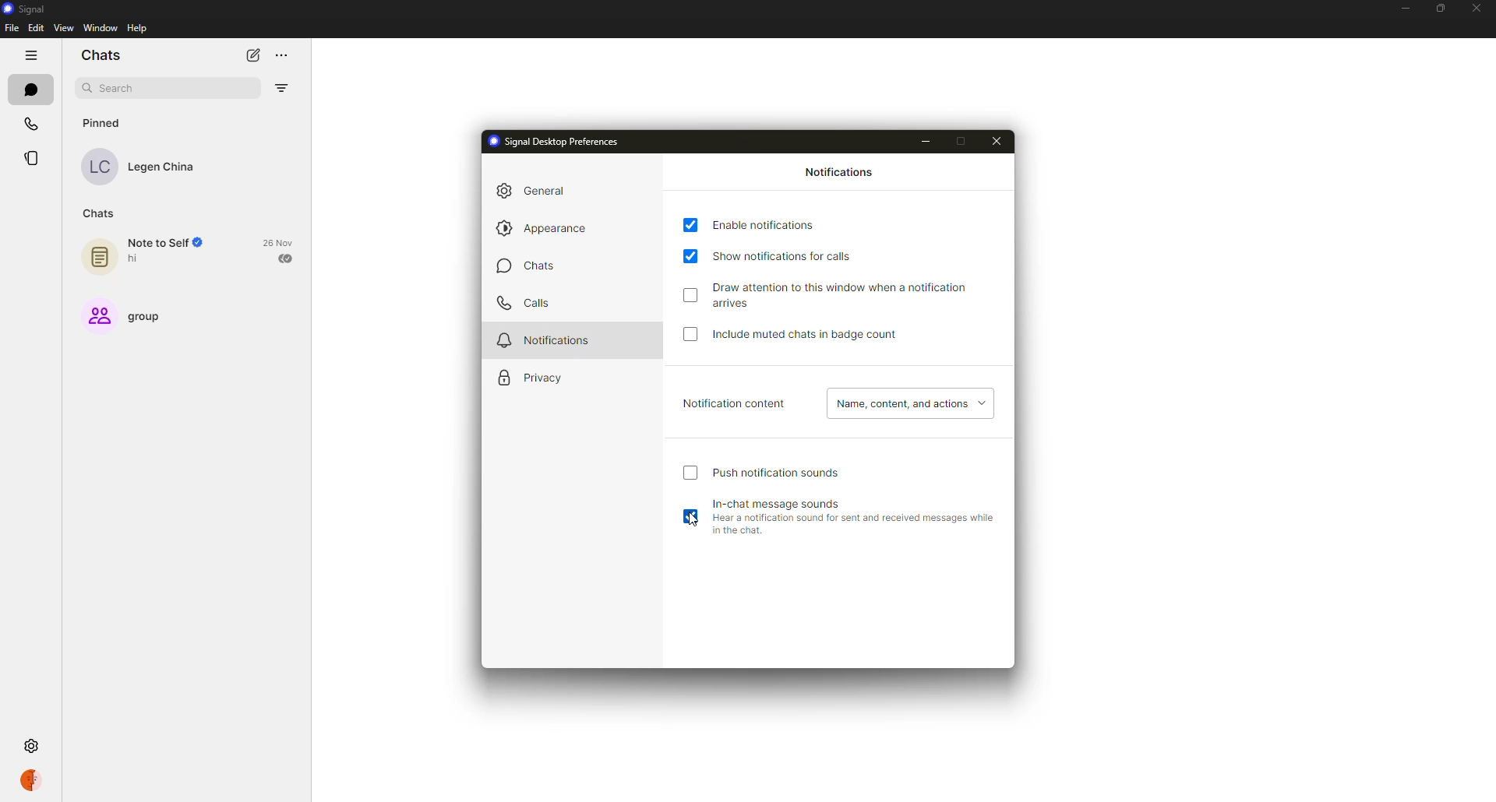  What do you see at coordinates (101, 744) in the screenshot?
I see `settings` at bounding box center [101, 744].